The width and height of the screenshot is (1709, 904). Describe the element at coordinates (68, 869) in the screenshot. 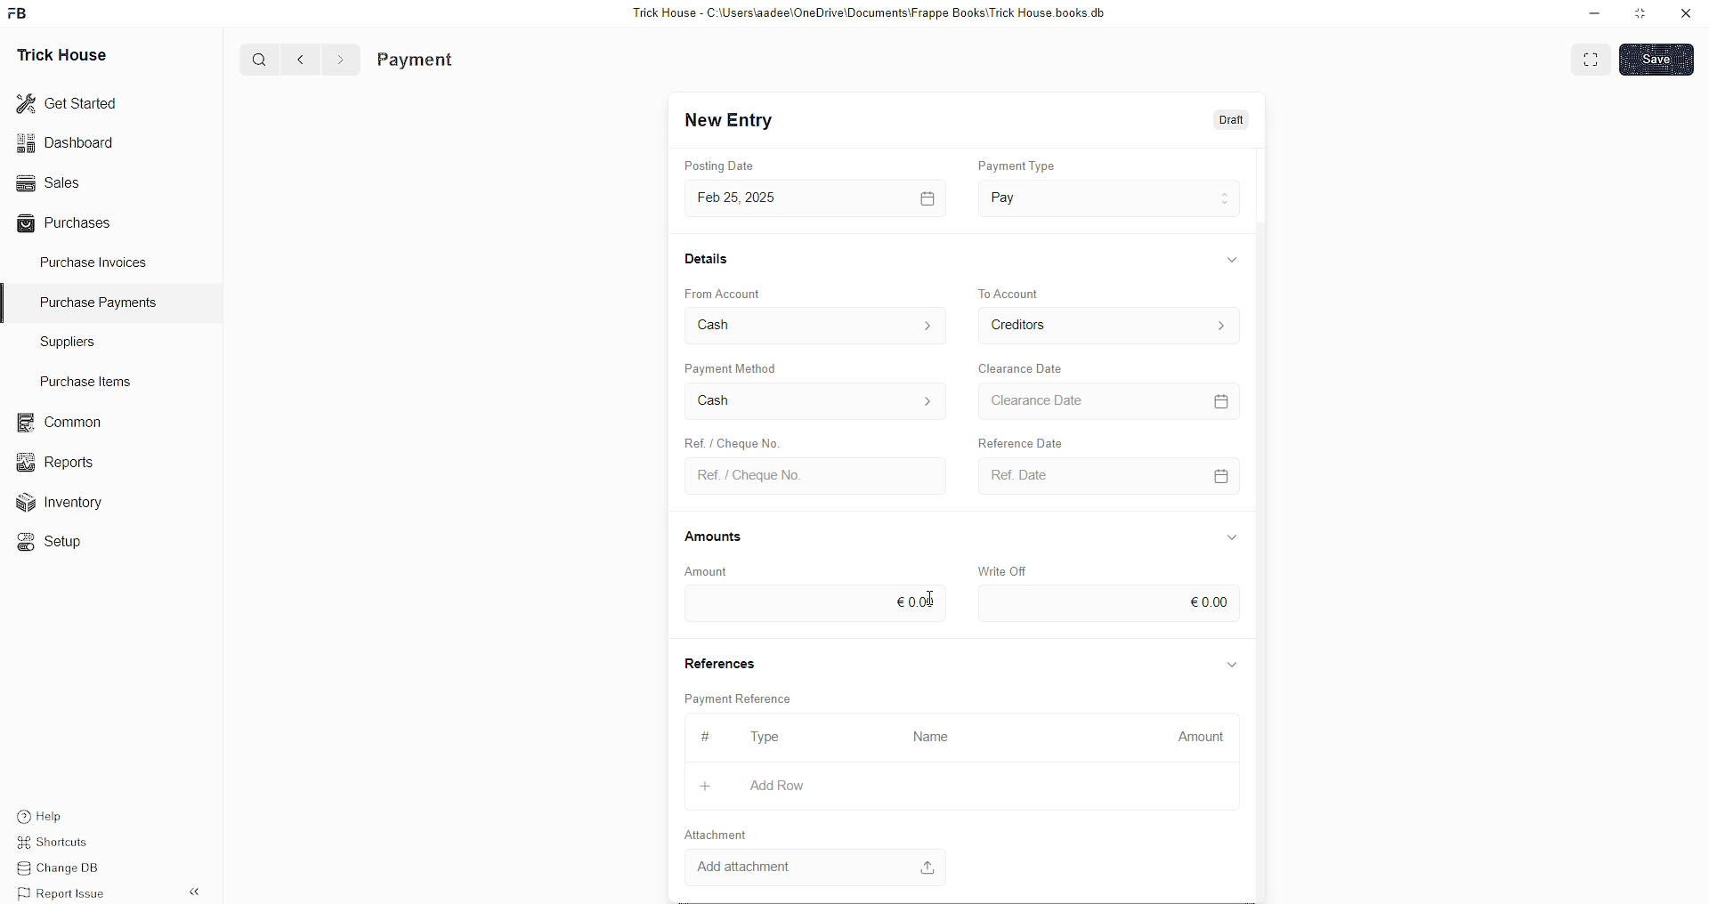

I see `Change DB` at that location.